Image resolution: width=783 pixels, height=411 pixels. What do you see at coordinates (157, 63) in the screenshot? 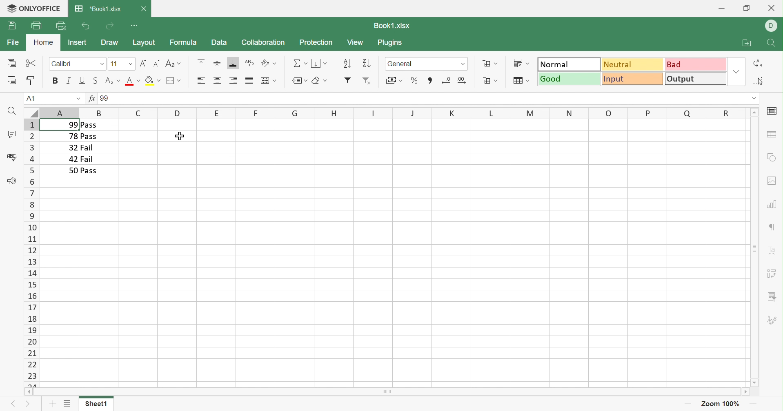
I see `Font decrement` at bounding box center [157, 63].